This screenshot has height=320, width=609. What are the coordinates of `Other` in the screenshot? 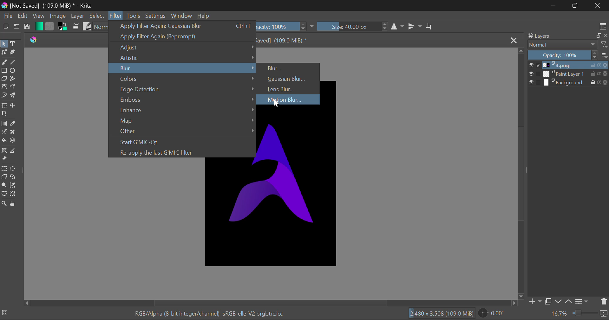 It's located at (182, 132).